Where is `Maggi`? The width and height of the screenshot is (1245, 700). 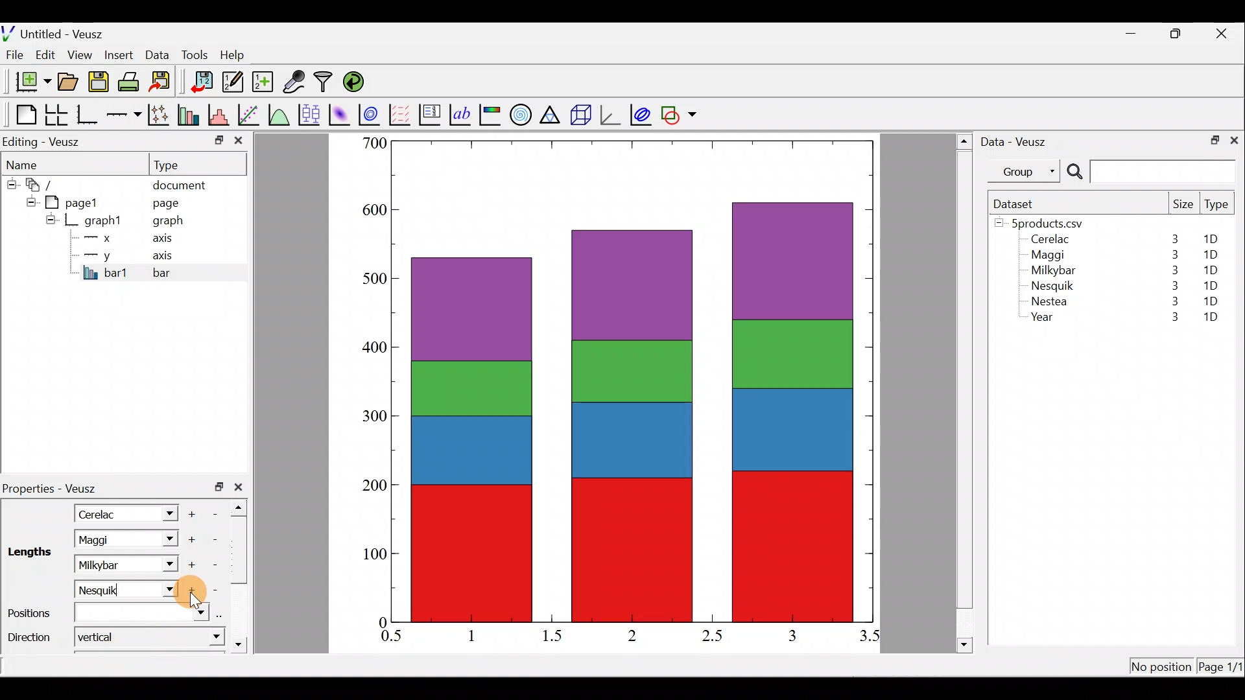 Maggi is located at coordinates (1049, 257).